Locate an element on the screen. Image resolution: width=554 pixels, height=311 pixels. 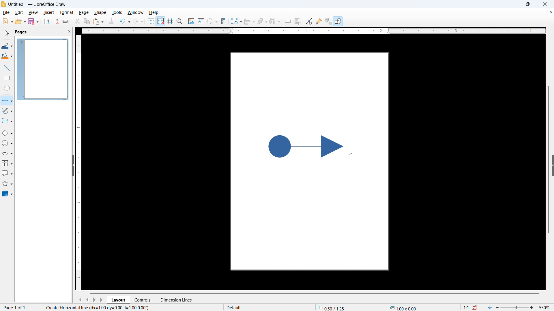
Page display  is located at coordinates (43, 69).